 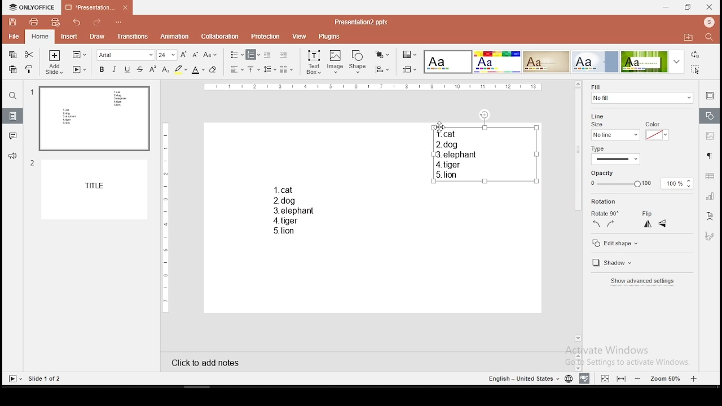 I want to click on copy, so click(x=13, y=55).